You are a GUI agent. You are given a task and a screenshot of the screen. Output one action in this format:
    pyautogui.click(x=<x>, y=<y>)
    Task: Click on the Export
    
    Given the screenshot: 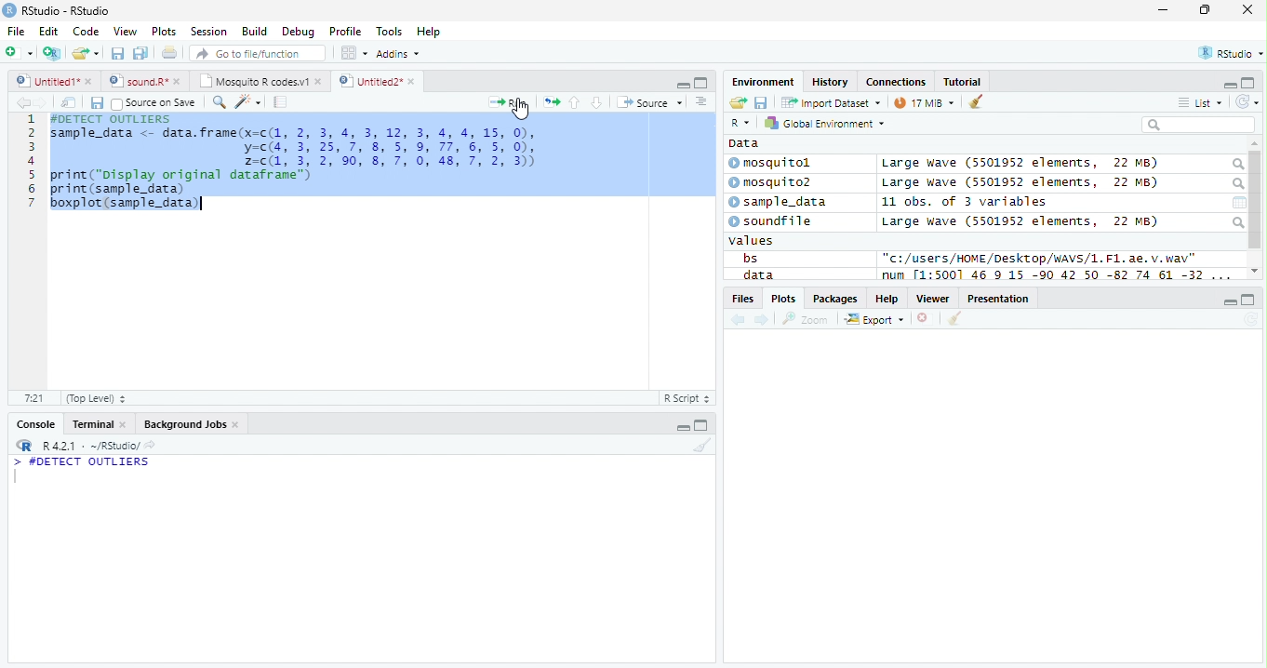 What is the action you would take?
    pyautogui.click(x=874, y=320)
    